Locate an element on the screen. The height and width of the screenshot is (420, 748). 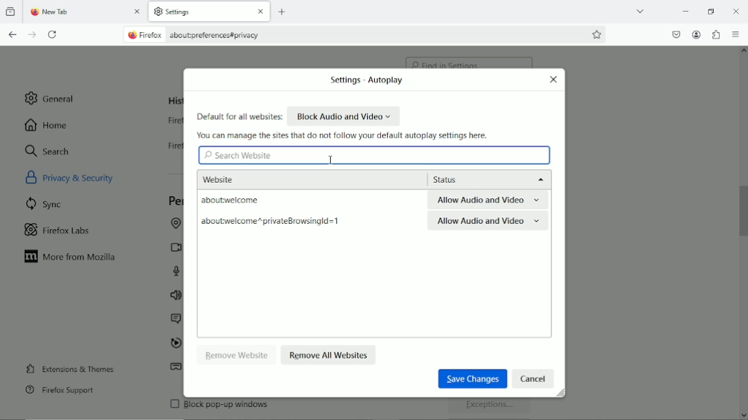
search website is located at coordinates (238, 156).